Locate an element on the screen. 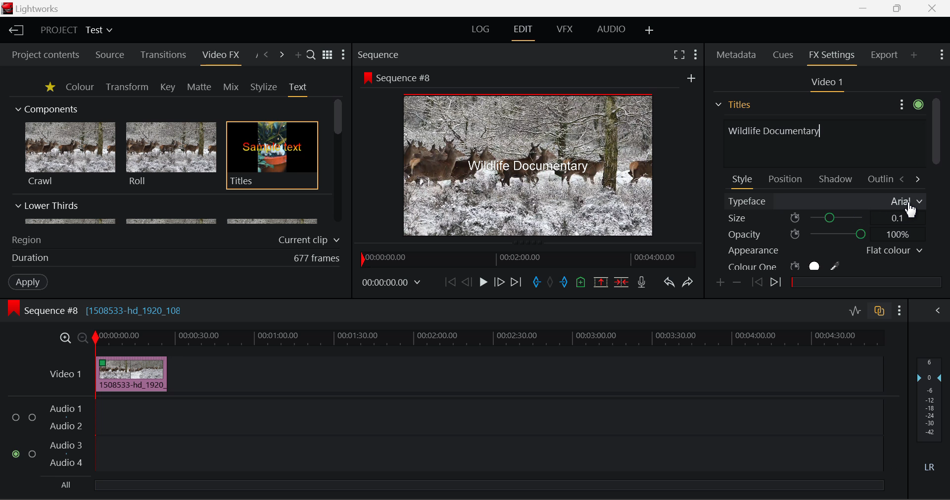 Image resolution: width=950 pixels, height=500 pixels. checkbox is located at coordinates (18, 418).